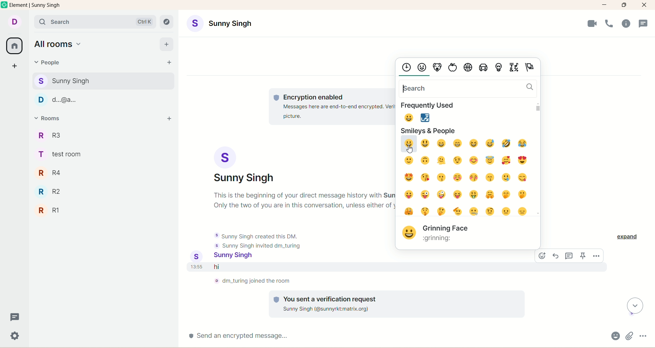 The width and height of the screenshot is (655, 348). I want to click on Upside-down face, so click(425, 160).